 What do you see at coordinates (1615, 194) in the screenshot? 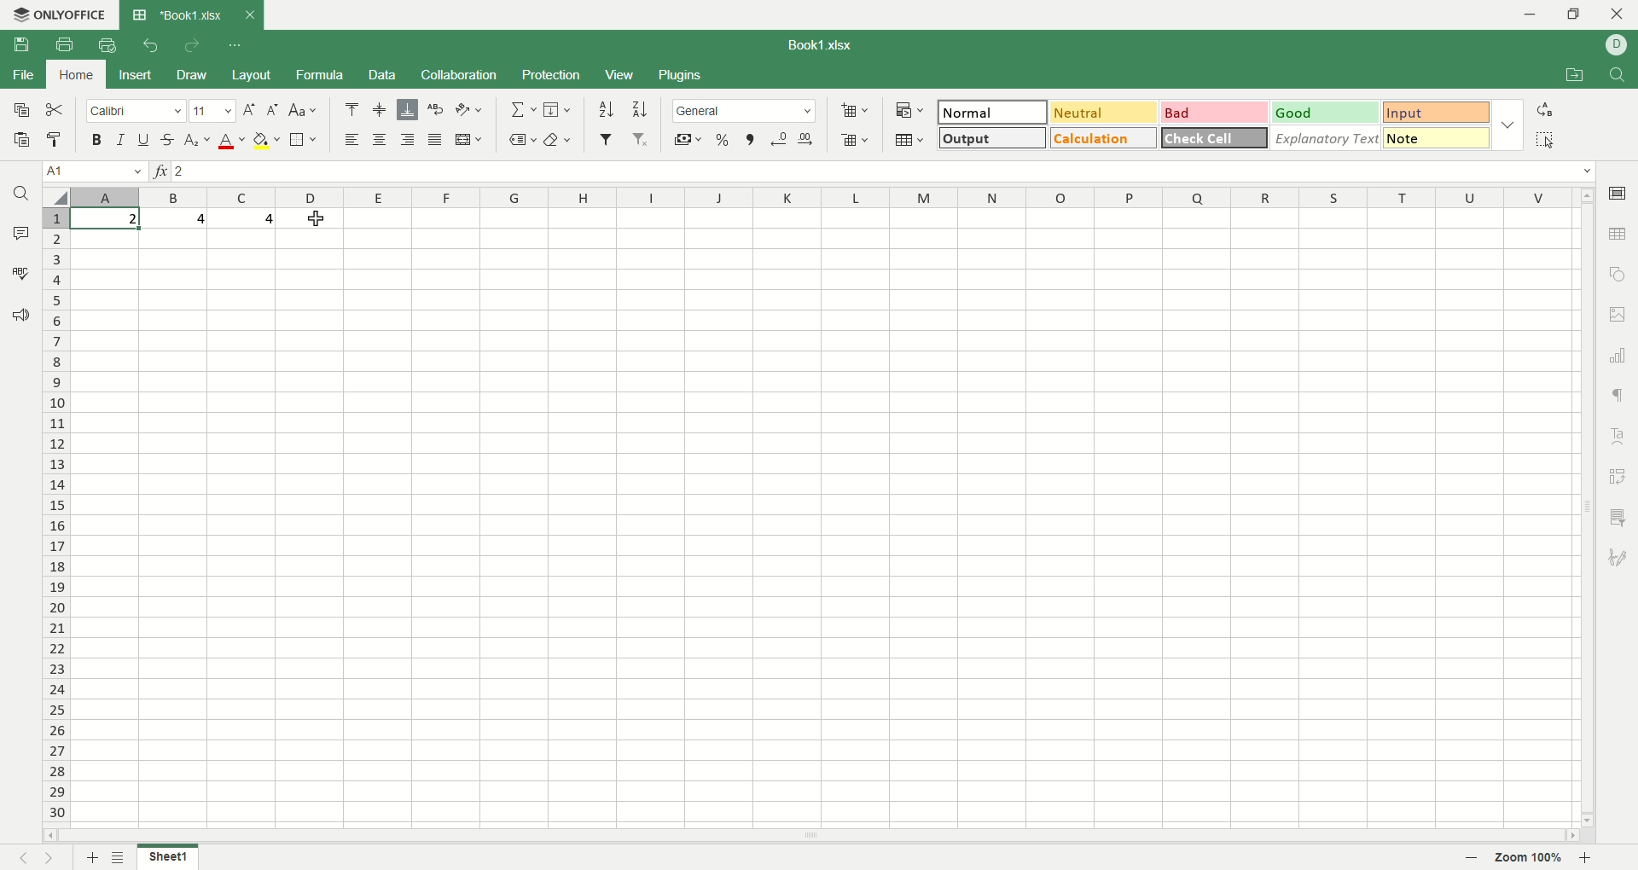
I see `cell settings` at bounding box center [1615, 194].